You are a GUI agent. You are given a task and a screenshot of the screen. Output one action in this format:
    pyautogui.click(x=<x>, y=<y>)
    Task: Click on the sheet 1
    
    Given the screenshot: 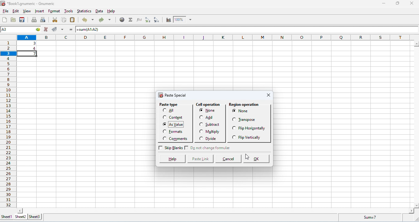 What is the action you would take?
    pyautogui.click(x=6, y=216)
    